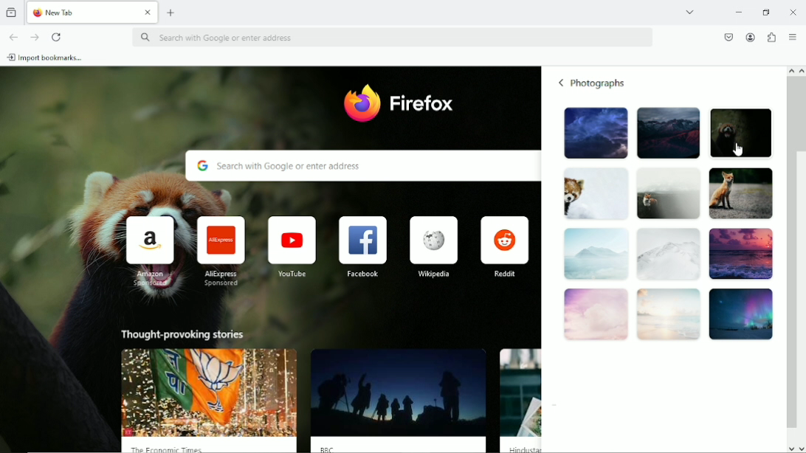 The width and height of the screenshot is (806, 453). Describe the element at coordinates (768, 11) in the screenshot. I see `restore down` at that location.